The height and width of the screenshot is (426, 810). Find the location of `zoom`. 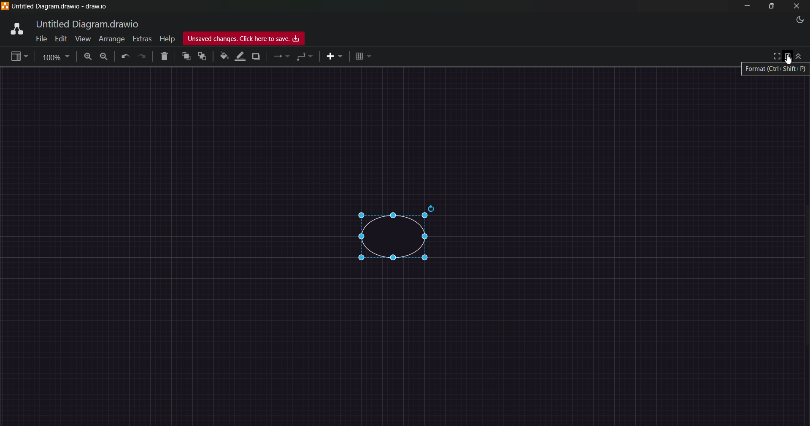

zoom is located at coordinates (57, 57).